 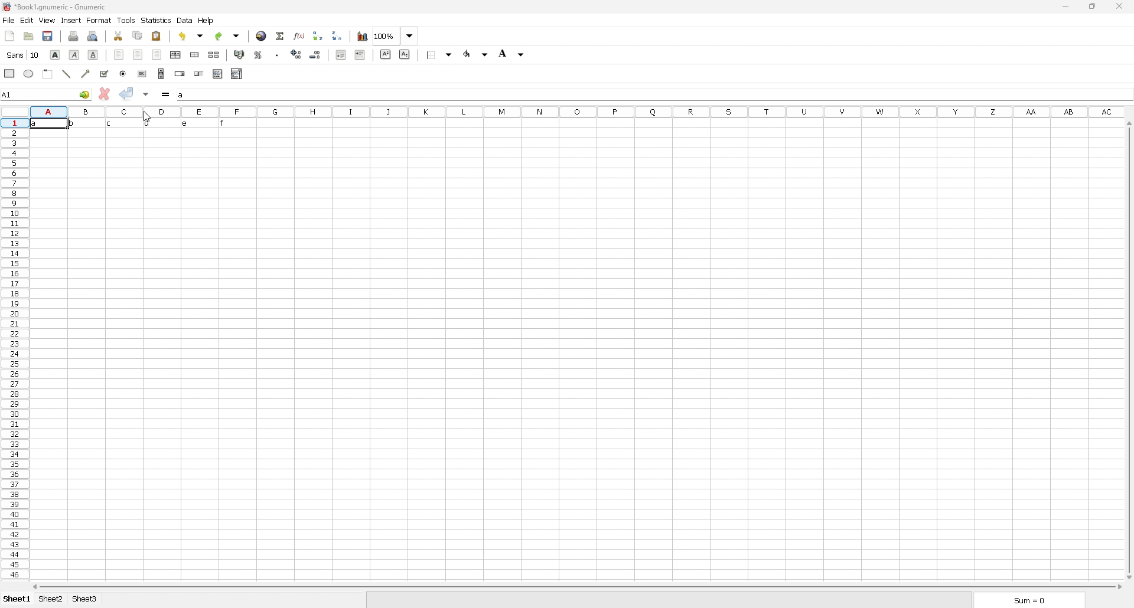 What do you see at coordinates (240, 54) in the screenshot?
I see `accounting` at bounding box center [240, 54].